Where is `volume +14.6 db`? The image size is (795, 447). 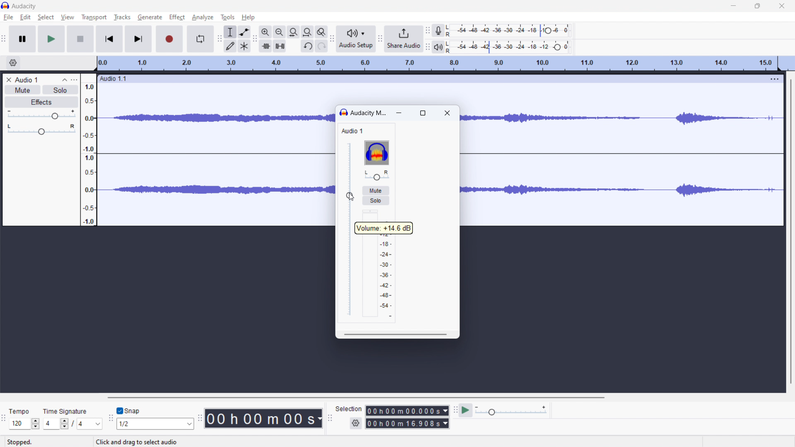 volume +14.6 db is located at coordinates (383, 228).